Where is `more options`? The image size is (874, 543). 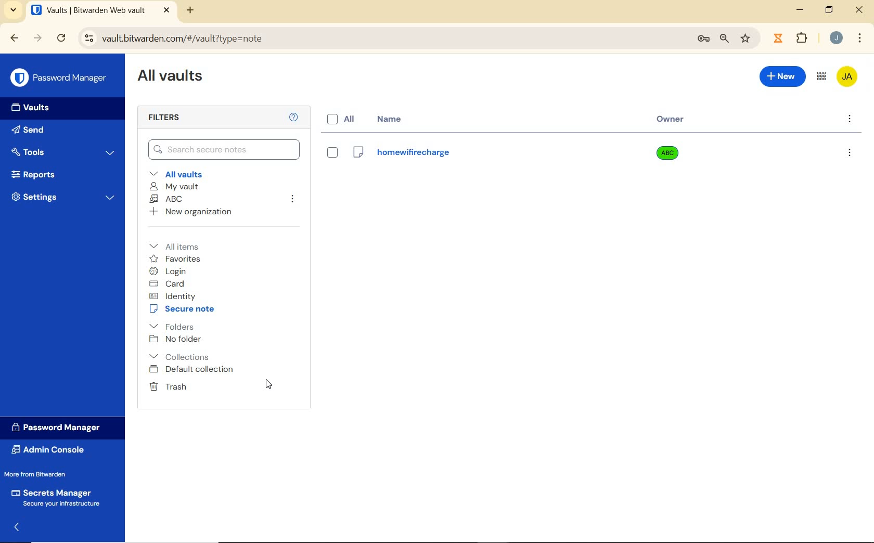 more options is located at coordinates (849, 120).